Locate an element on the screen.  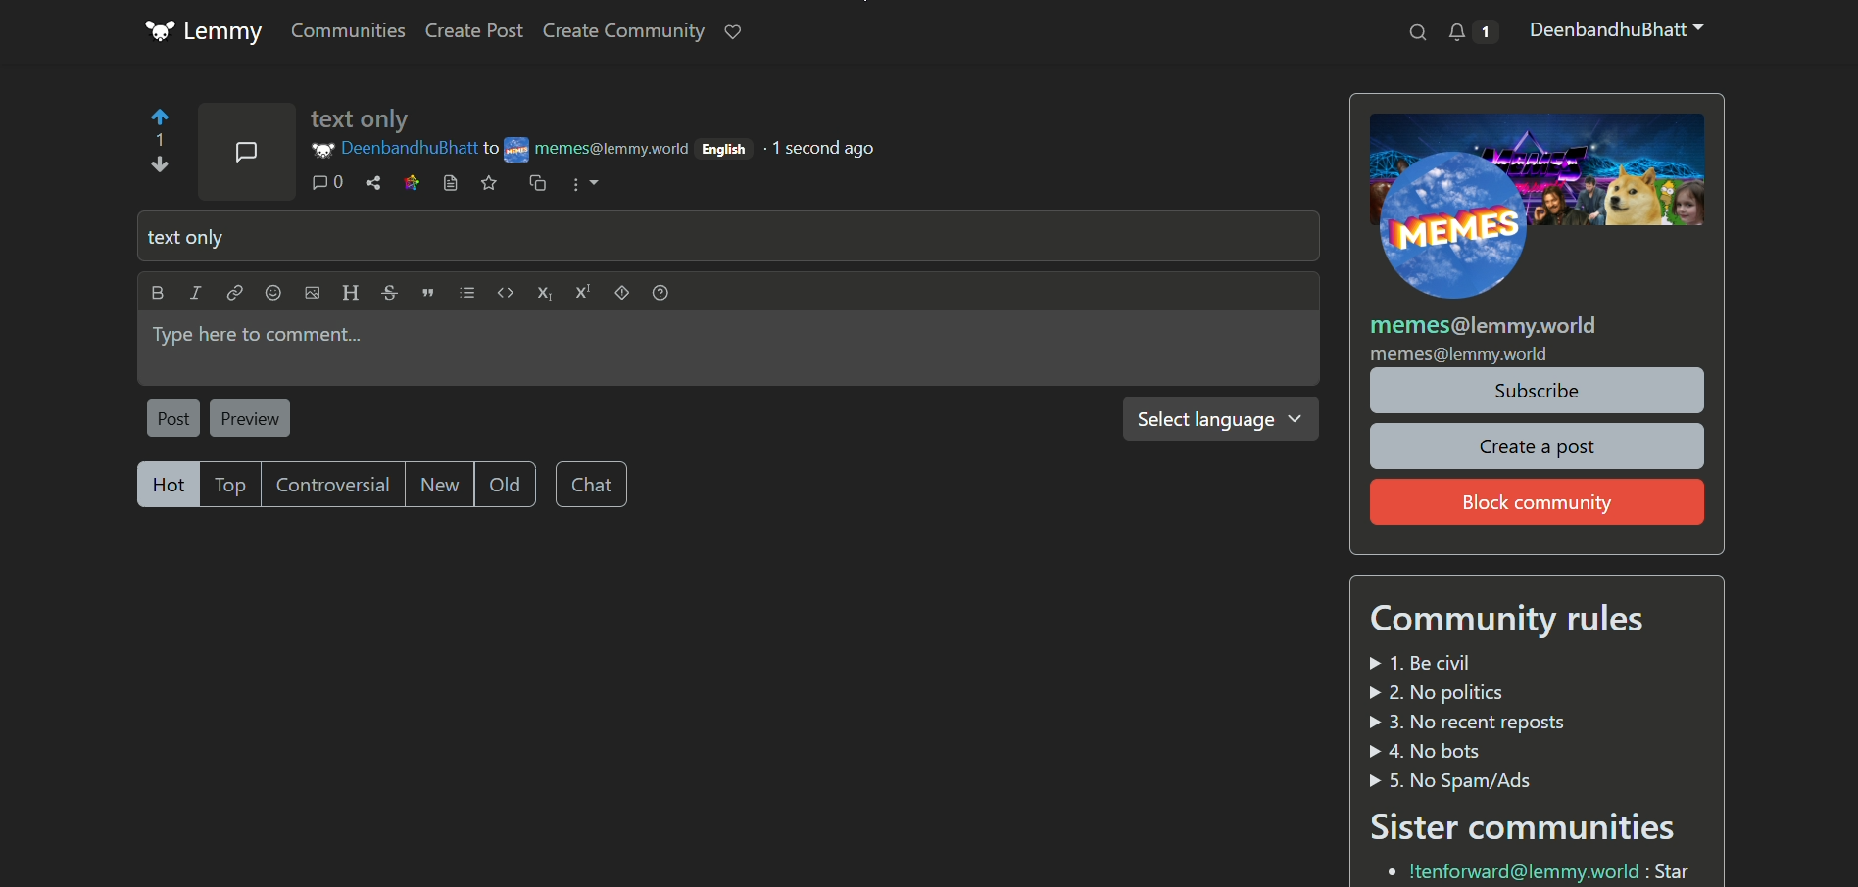
select language is located at coordinates (1221, 419).